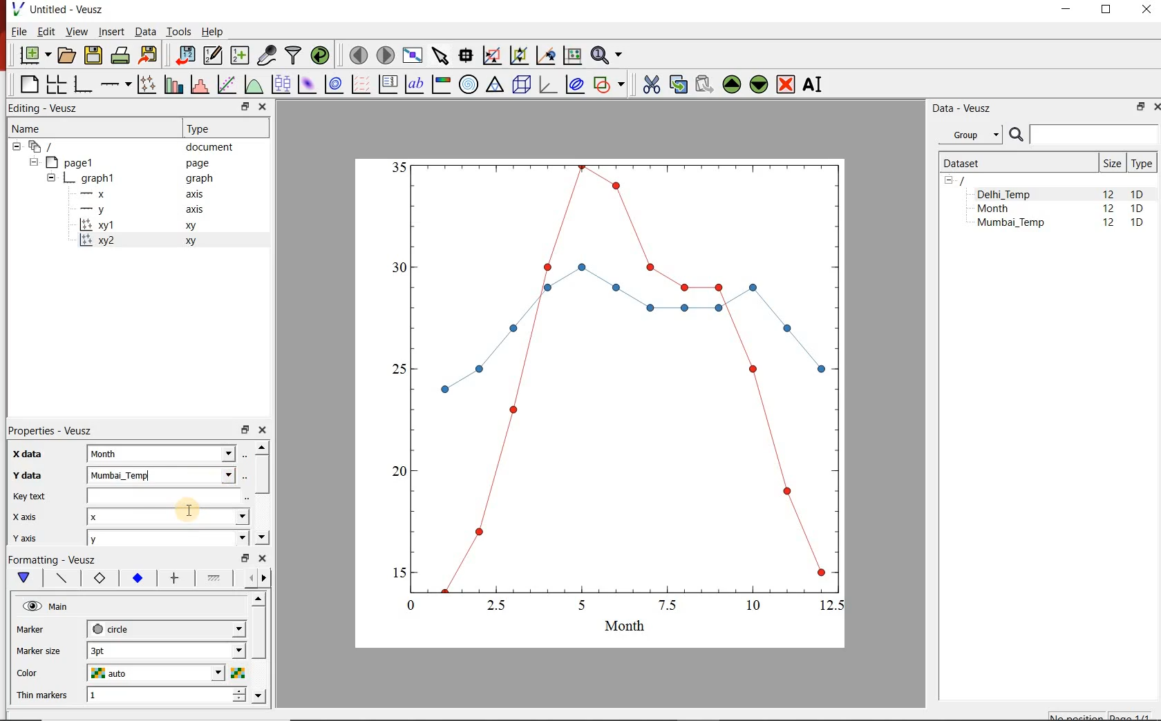 Image resolution: width=1161 pixels, height=721 pixels. I want to click on view plot full screen, so click(413, 56).